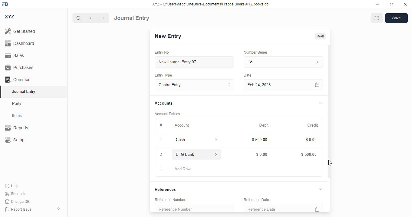 The width and height of the screenshot is (412, 217). I want to click on party, so click(18, 104).